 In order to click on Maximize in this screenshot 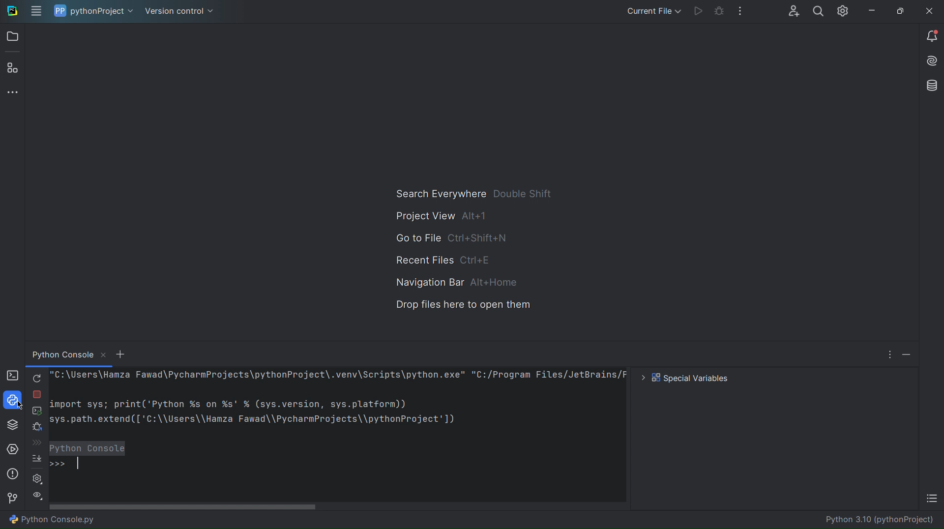, I will do `click(900, 10)`.